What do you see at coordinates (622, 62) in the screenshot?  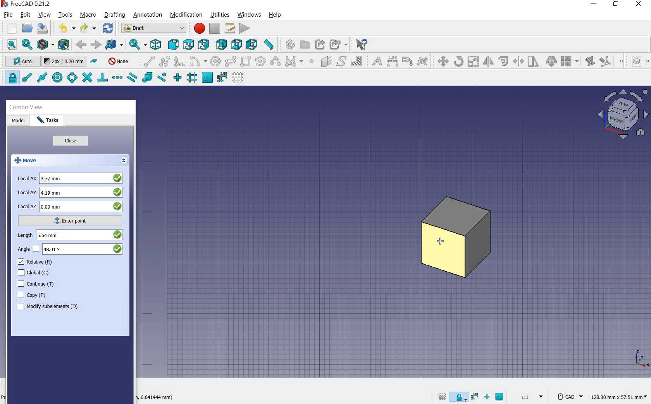 I see `draft modification tools` at bounding box center [622, 62].